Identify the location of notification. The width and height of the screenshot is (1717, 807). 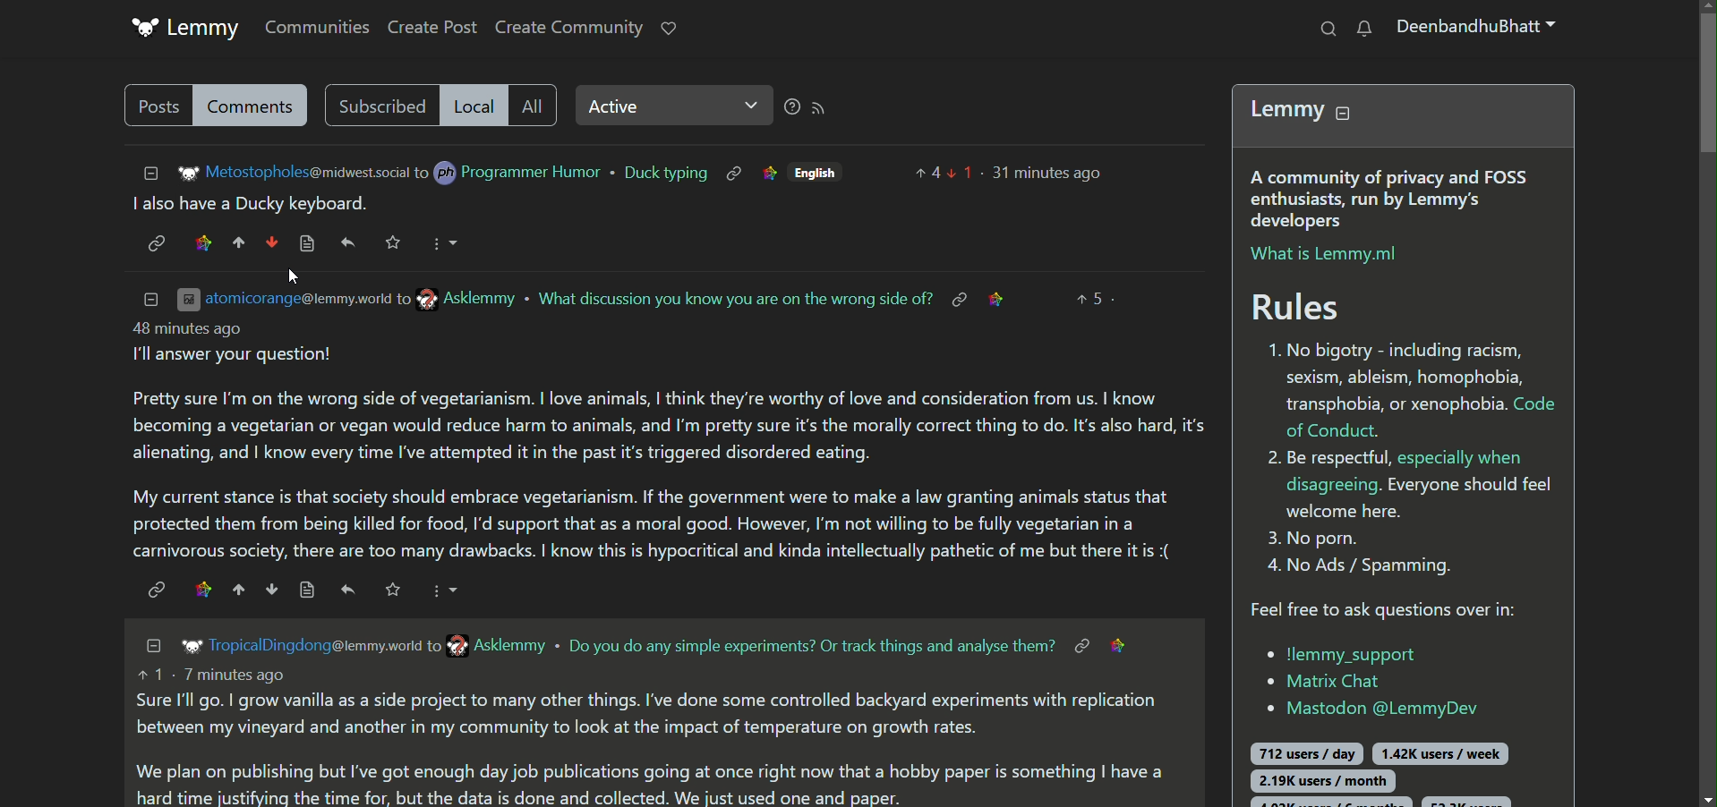
(1364, 30).